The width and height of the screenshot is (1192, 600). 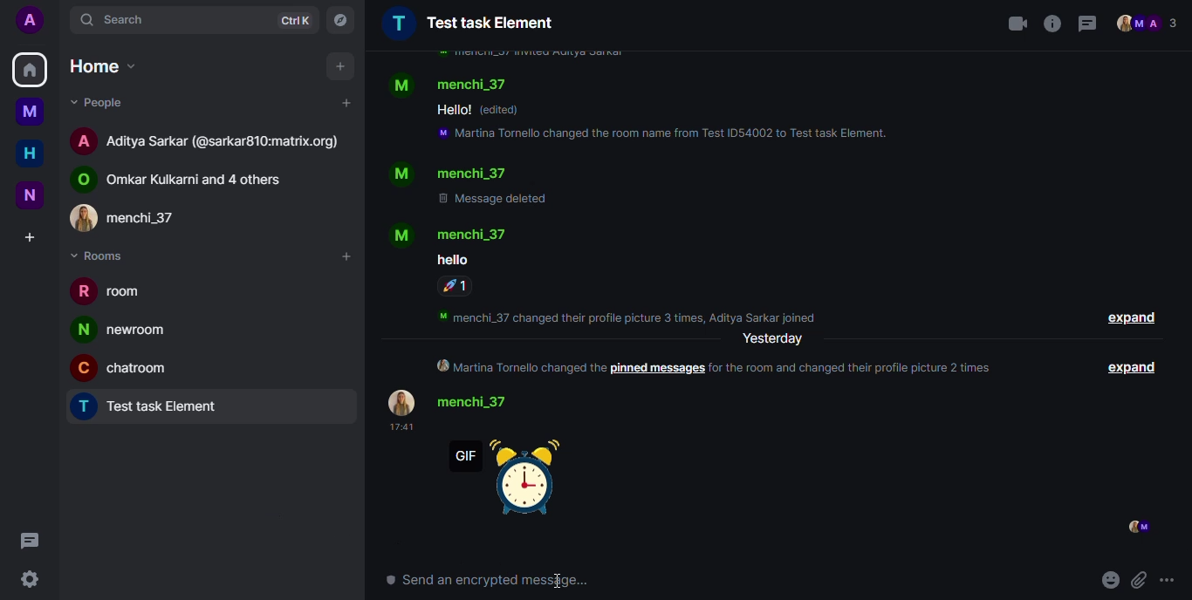 What do you see at coordinates (1131, 319) in the screenshot?
I see `expand` at bounding box center [1131, 319].